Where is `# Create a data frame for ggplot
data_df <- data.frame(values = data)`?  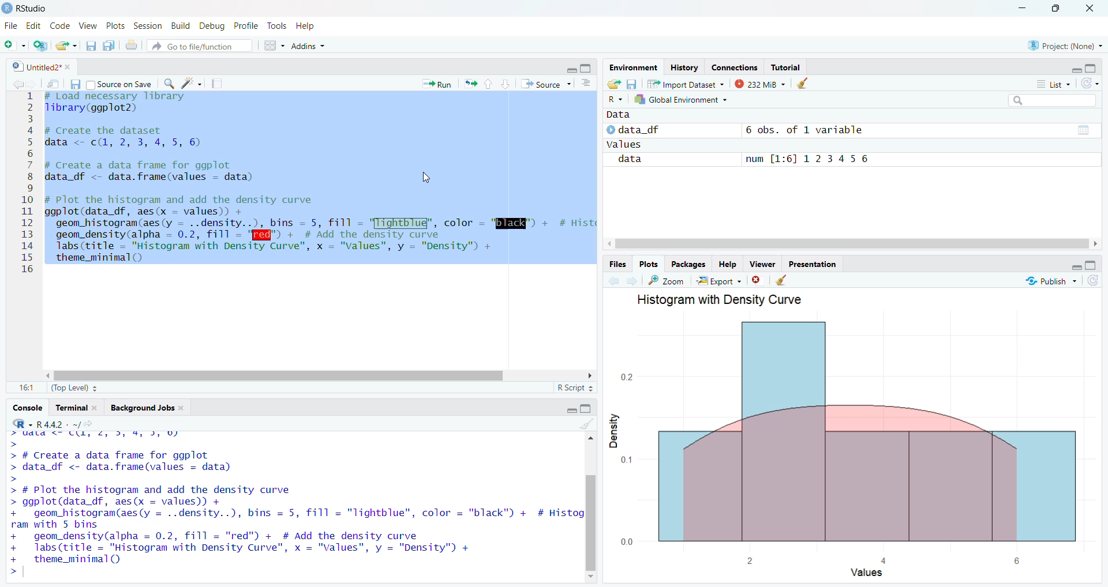
# Create a data frame for ggplot
data_df <- data.frame(values = data) is located at coordinates (152, 172).